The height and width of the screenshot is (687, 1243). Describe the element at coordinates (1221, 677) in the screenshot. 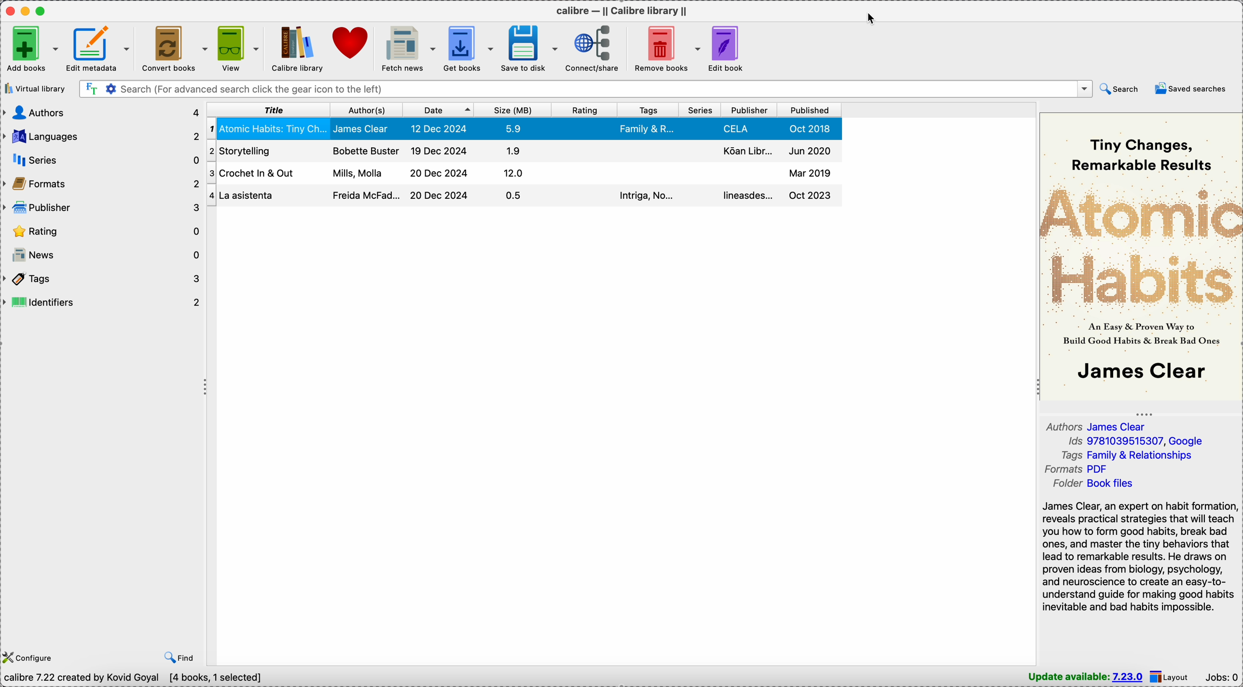

I see `Jobs: 0` at that location.